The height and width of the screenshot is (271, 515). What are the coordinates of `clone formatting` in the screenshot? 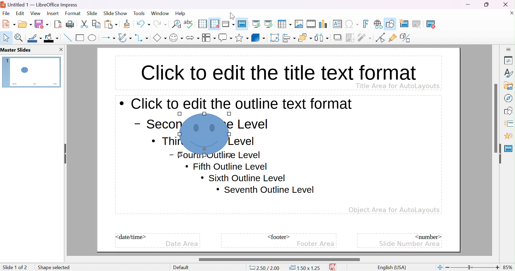 It's located at (127, 24).